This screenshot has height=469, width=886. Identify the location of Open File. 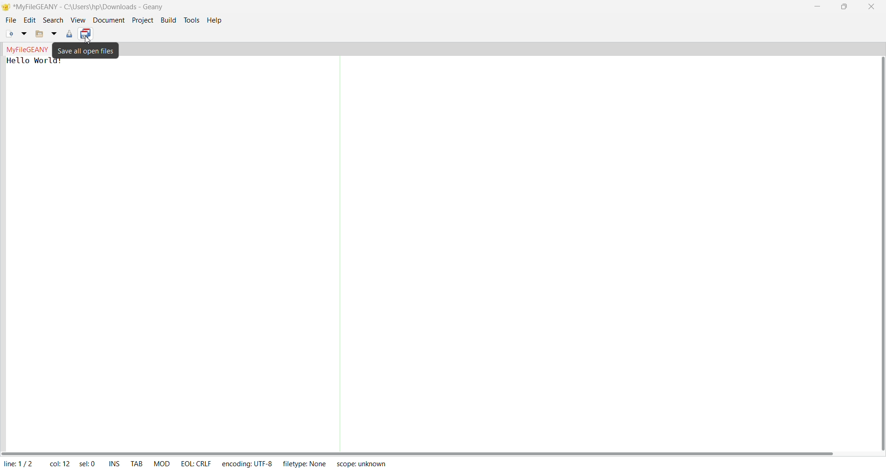
(39, 34).